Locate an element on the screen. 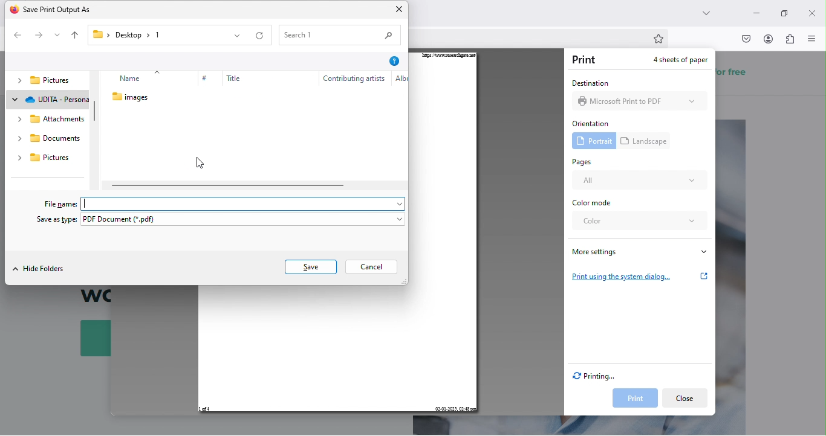 The width and height of the screenshot is (826, 436). pages is located at coordinates (586, 162).